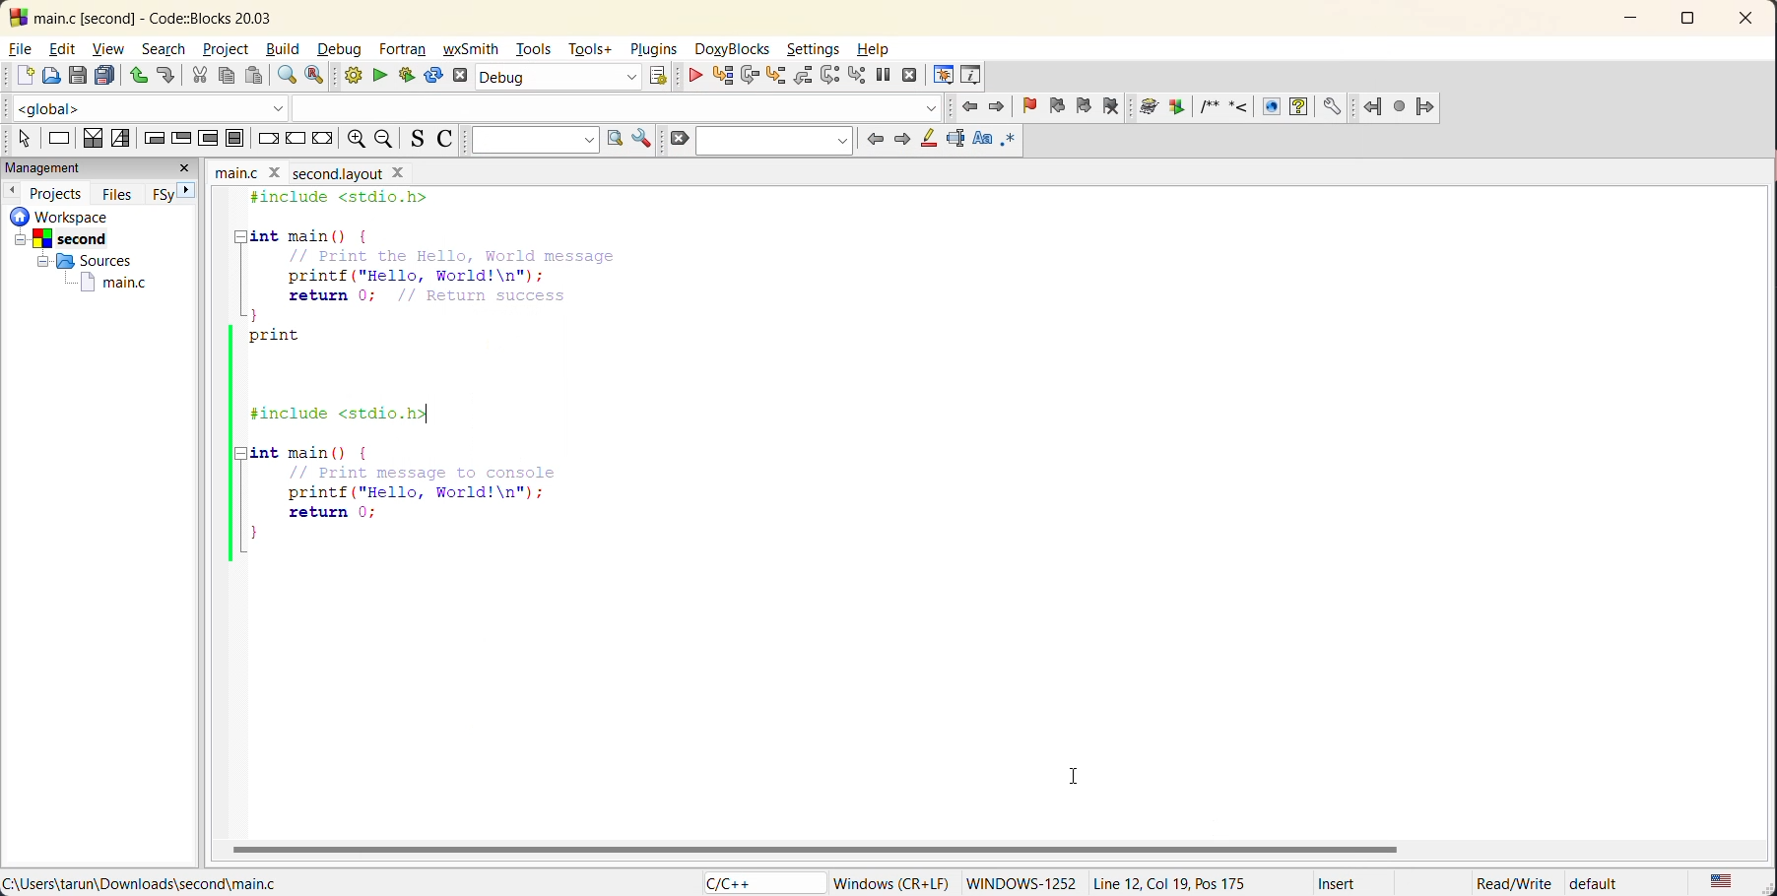  What do you see at coordinates (749, 78) in the screenshot?
I see `next line` at bounding box center [749, 78].